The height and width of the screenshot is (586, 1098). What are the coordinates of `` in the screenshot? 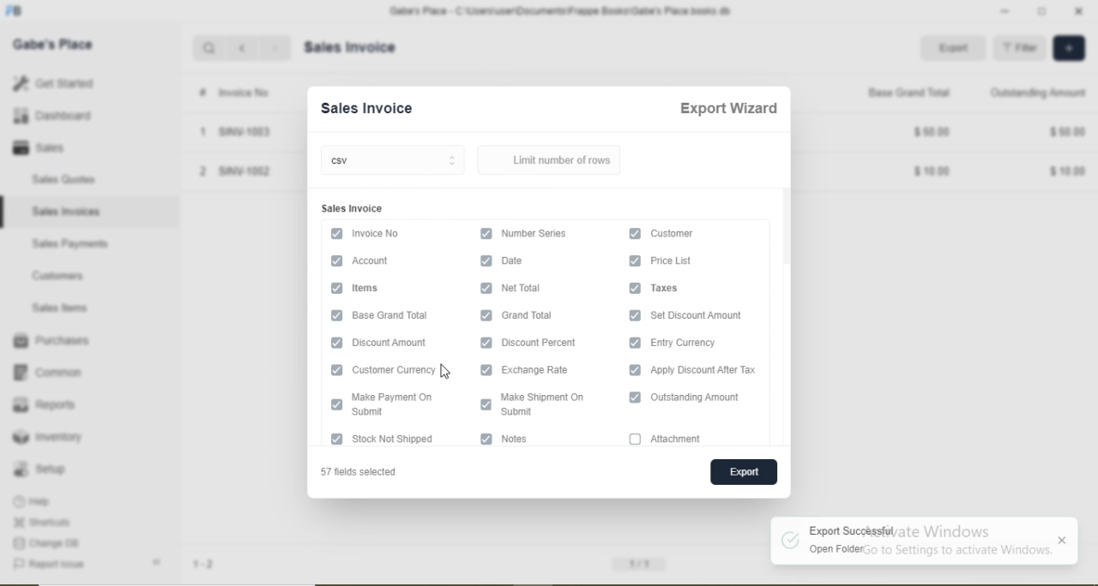 It's located at (530, 261).